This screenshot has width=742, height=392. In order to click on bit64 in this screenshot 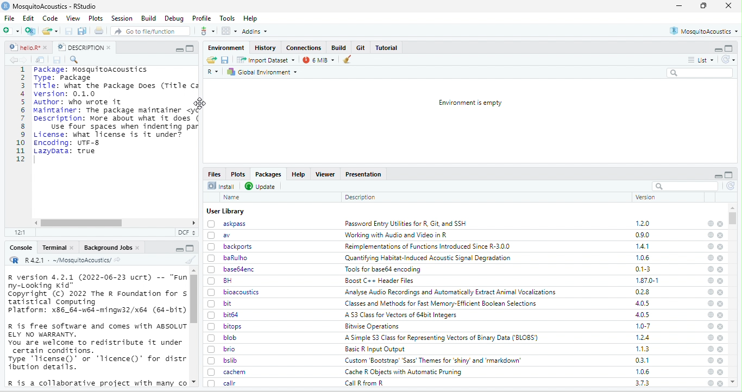, I will do `click(224, 314)`.